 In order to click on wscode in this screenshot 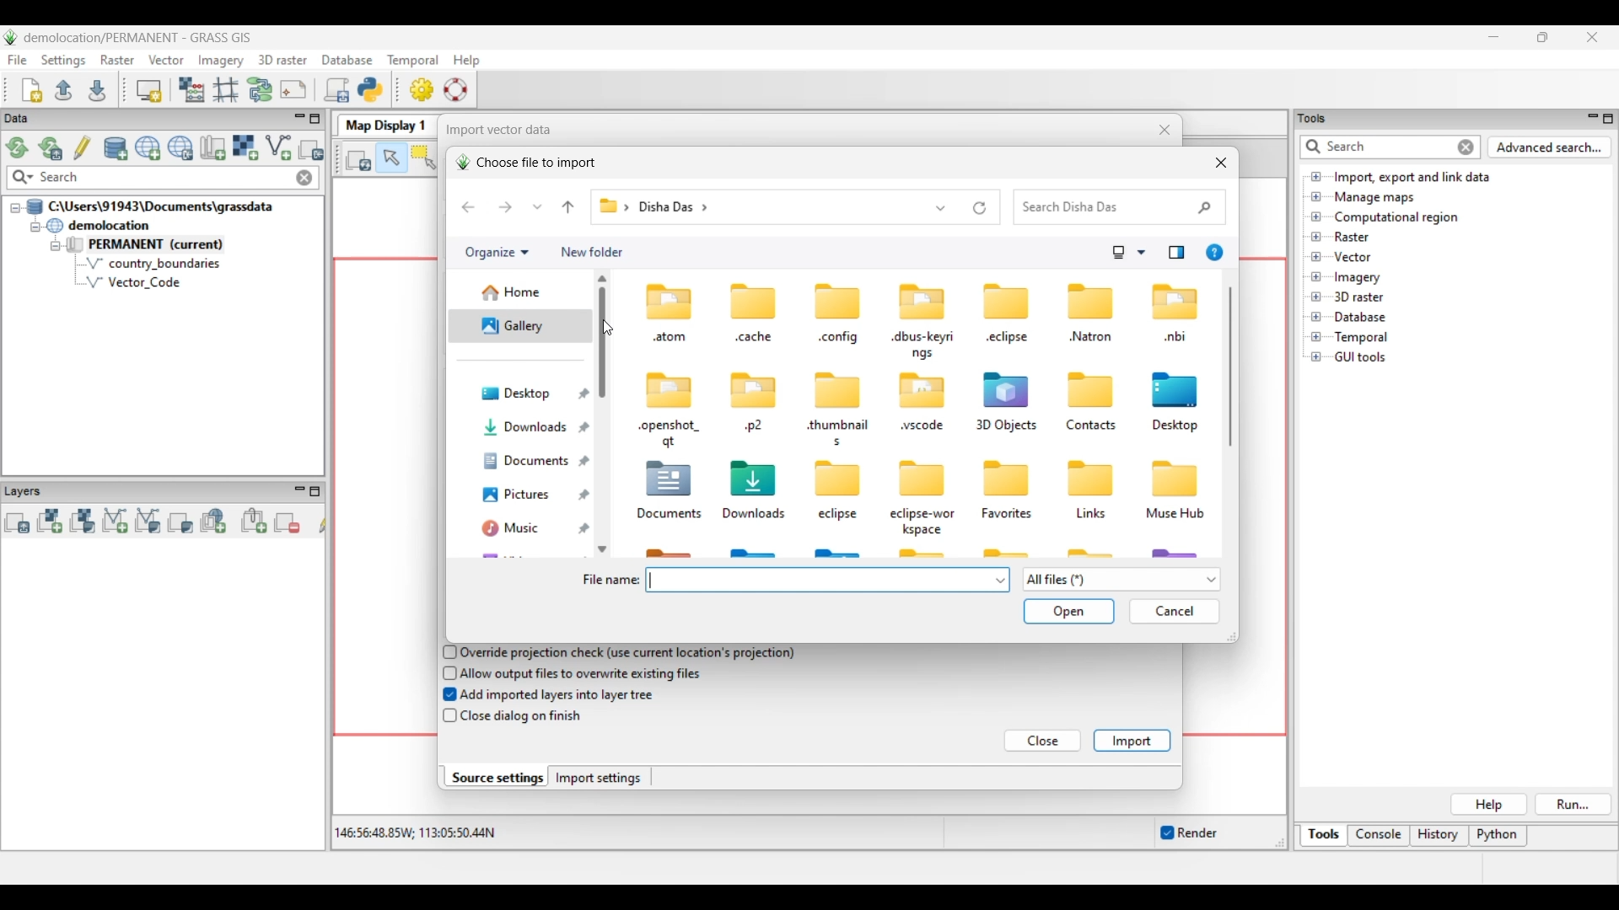, I will do `click(922, 427)`.